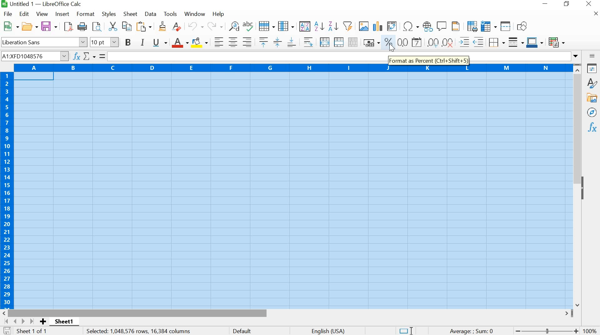  Describe the element at coordinates (131, 14) in the screenshot. I see `SHEET` at that location.